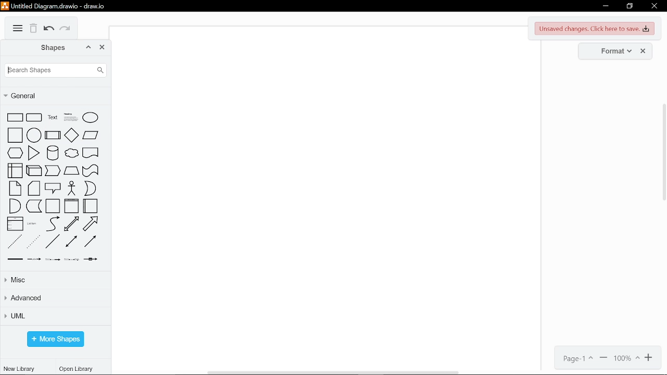  What do you see at coordinates (49, 30) in the screenshot?
I see `undo` at bounding box center [49, 30].